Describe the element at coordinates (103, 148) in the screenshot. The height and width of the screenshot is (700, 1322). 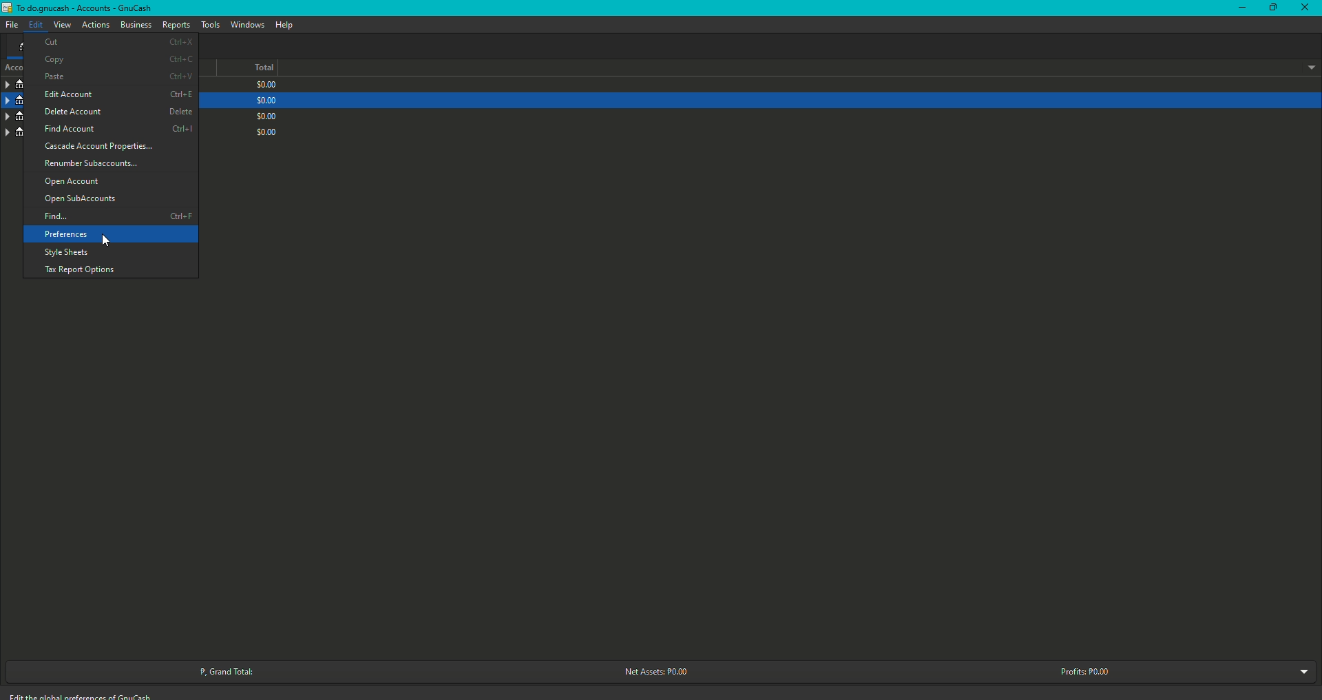
I see `Cascade Account Properties` at that location.